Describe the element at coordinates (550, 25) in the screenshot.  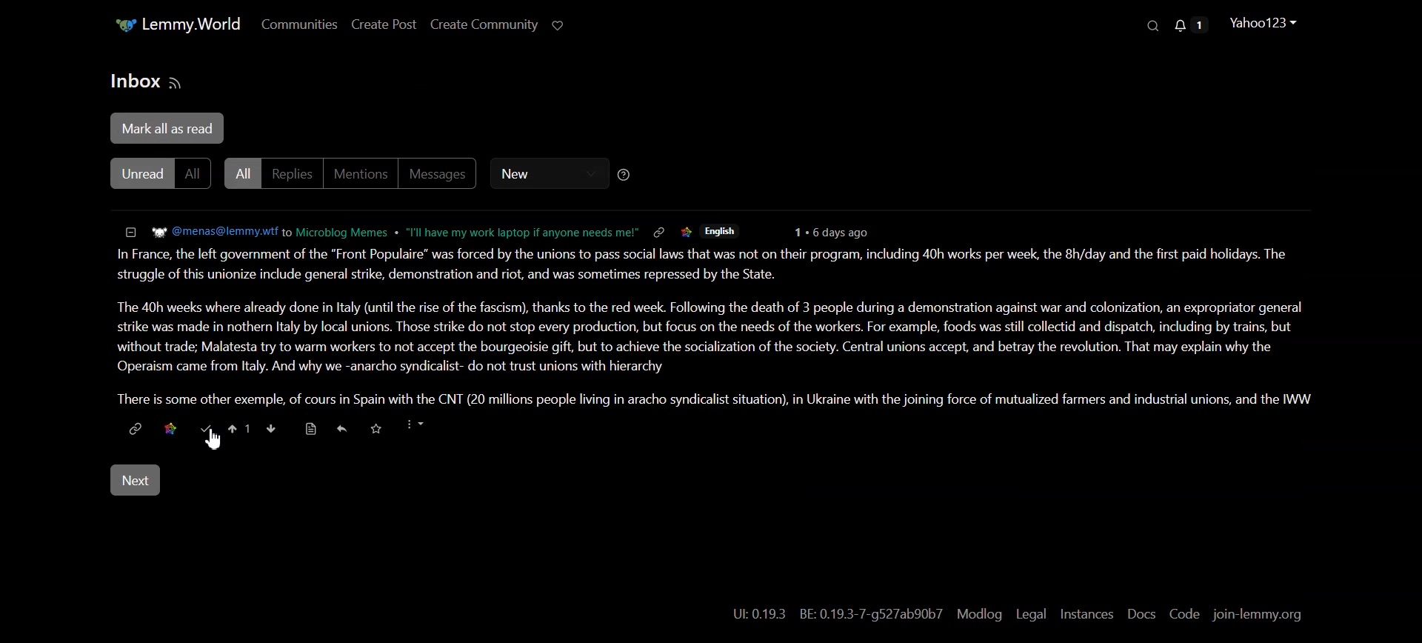
I see `Support Limmy` at that location.